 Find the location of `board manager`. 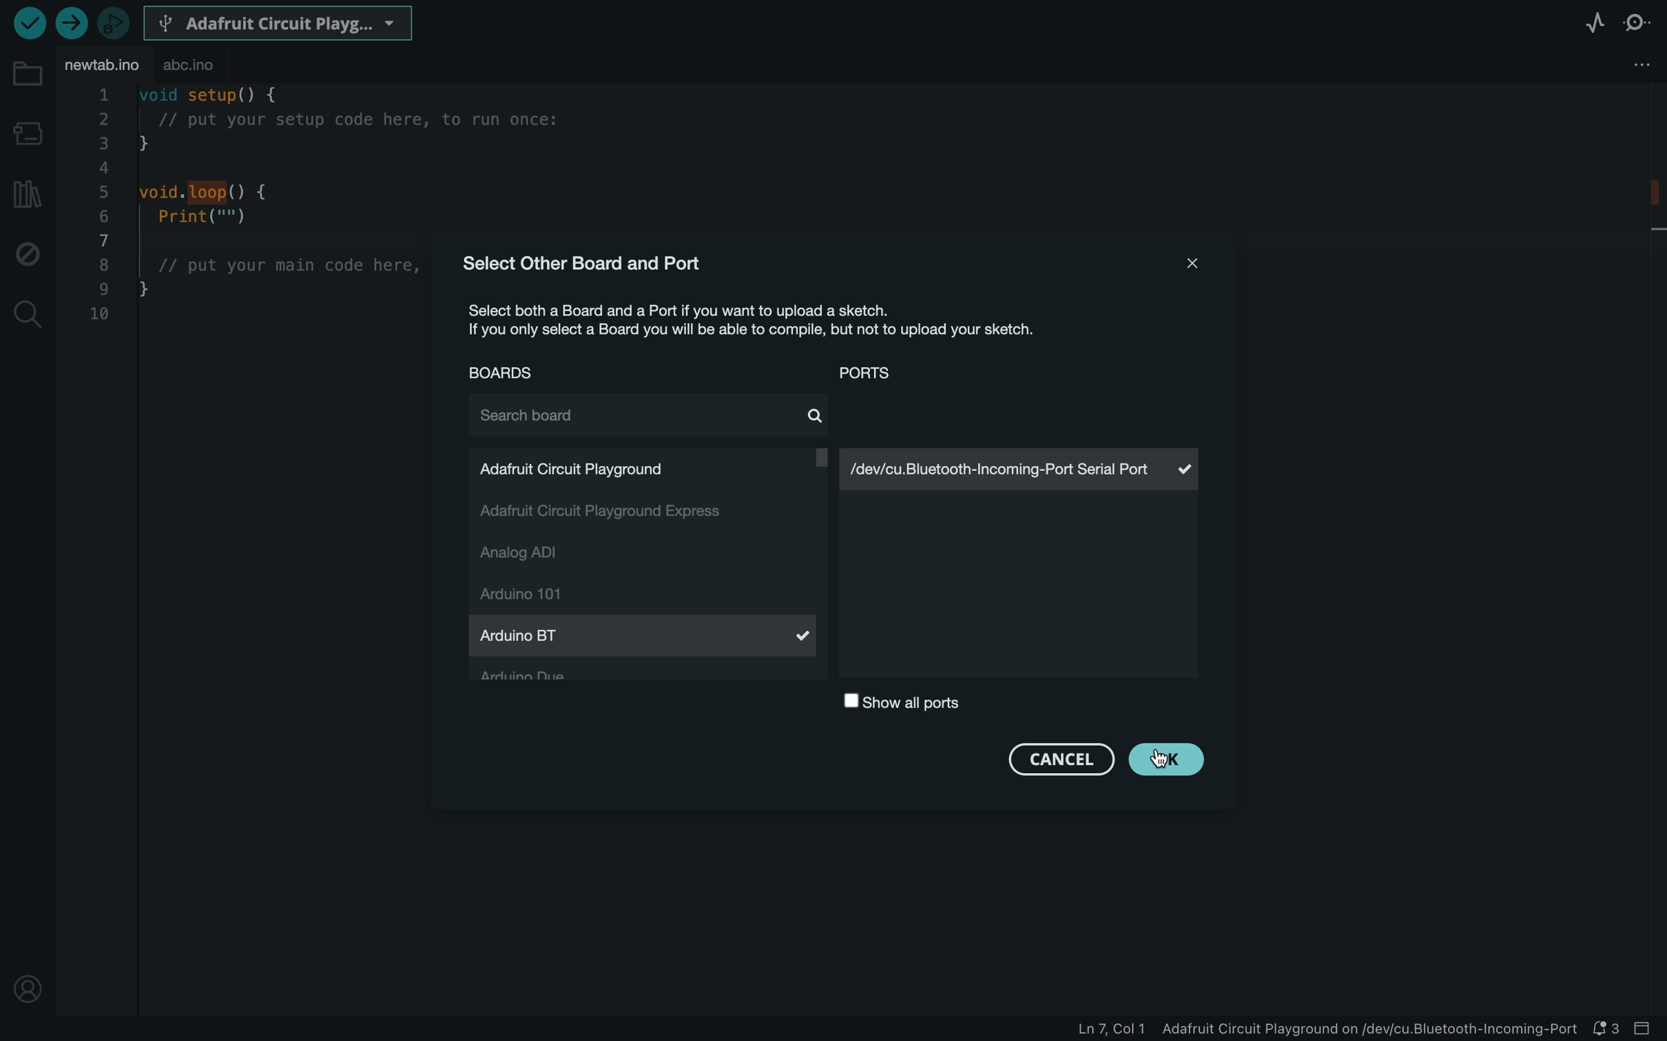

board manager is located at coordinates (28, 132).